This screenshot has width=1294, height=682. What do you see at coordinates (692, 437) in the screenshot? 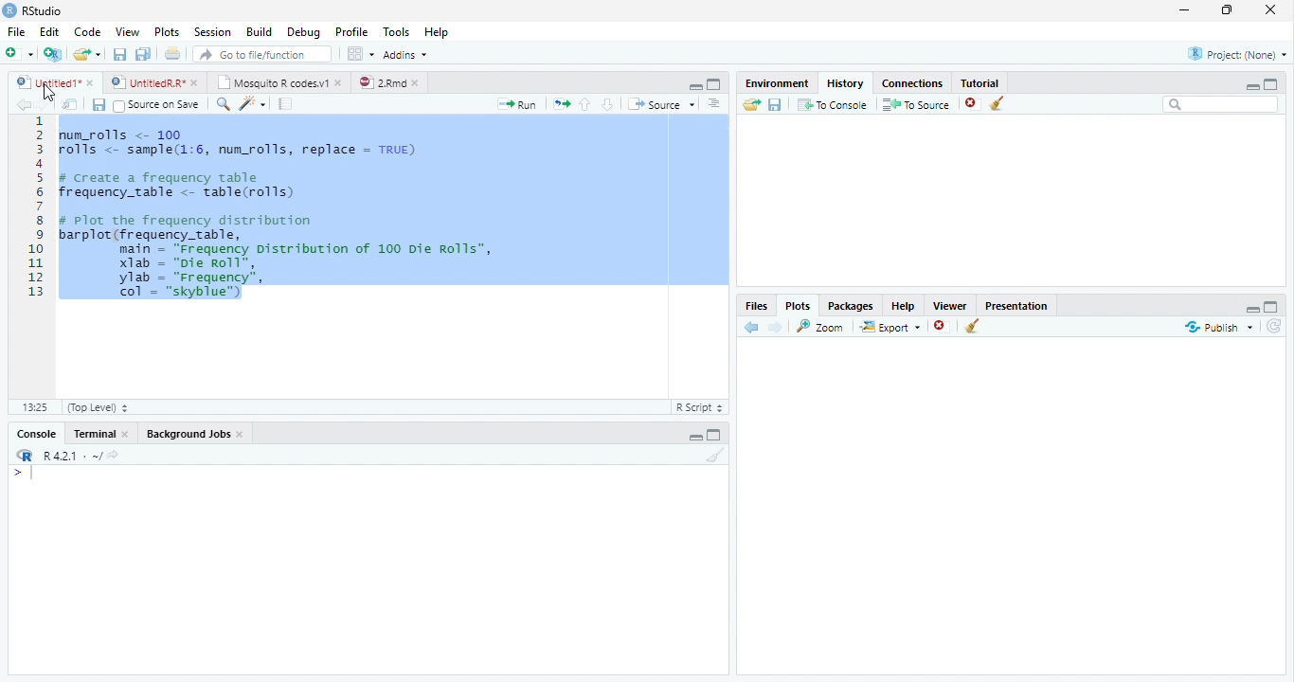
I see `Hide` at bounding box center [692, 437].